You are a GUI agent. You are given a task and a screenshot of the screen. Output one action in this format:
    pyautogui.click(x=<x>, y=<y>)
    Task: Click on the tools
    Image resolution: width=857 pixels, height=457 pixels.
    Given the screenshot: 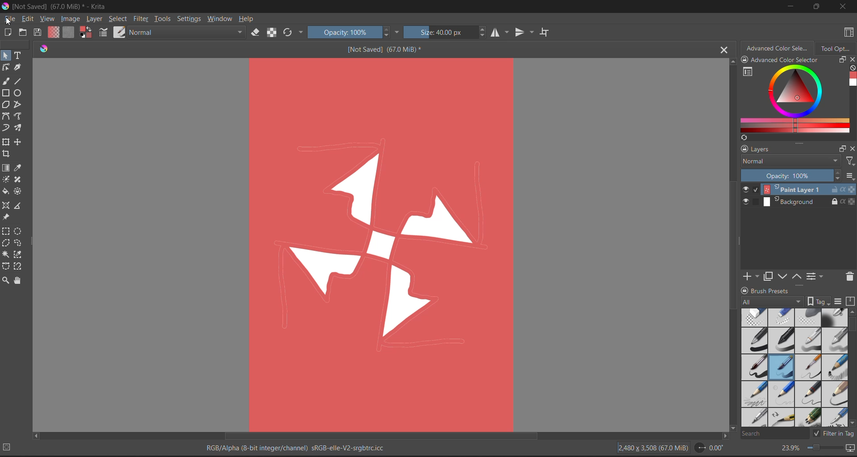 What is the action you would take?
    pyautogui.click(x=17, y=280)
    